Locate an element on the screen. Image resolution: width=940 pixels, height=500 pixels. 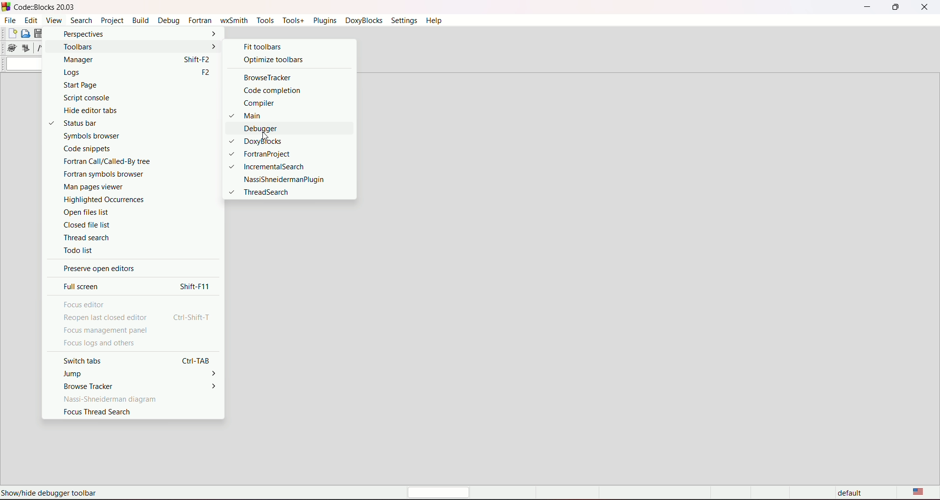
status bar is located at coordinates (114, 123).